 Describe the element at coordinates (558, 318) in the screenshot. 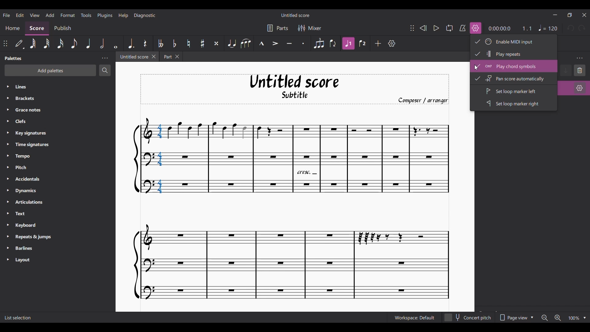

I see `Zoom in` at that location.